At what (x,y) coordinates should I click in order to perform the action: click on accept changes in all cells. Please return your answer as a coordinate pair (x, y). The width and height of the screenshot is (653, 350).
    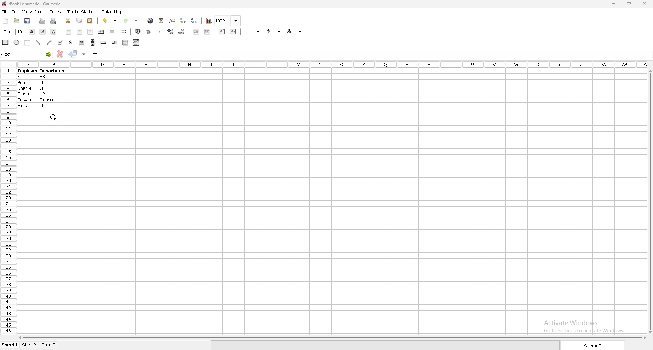
    Looking at the image, I should click on (84, 54).